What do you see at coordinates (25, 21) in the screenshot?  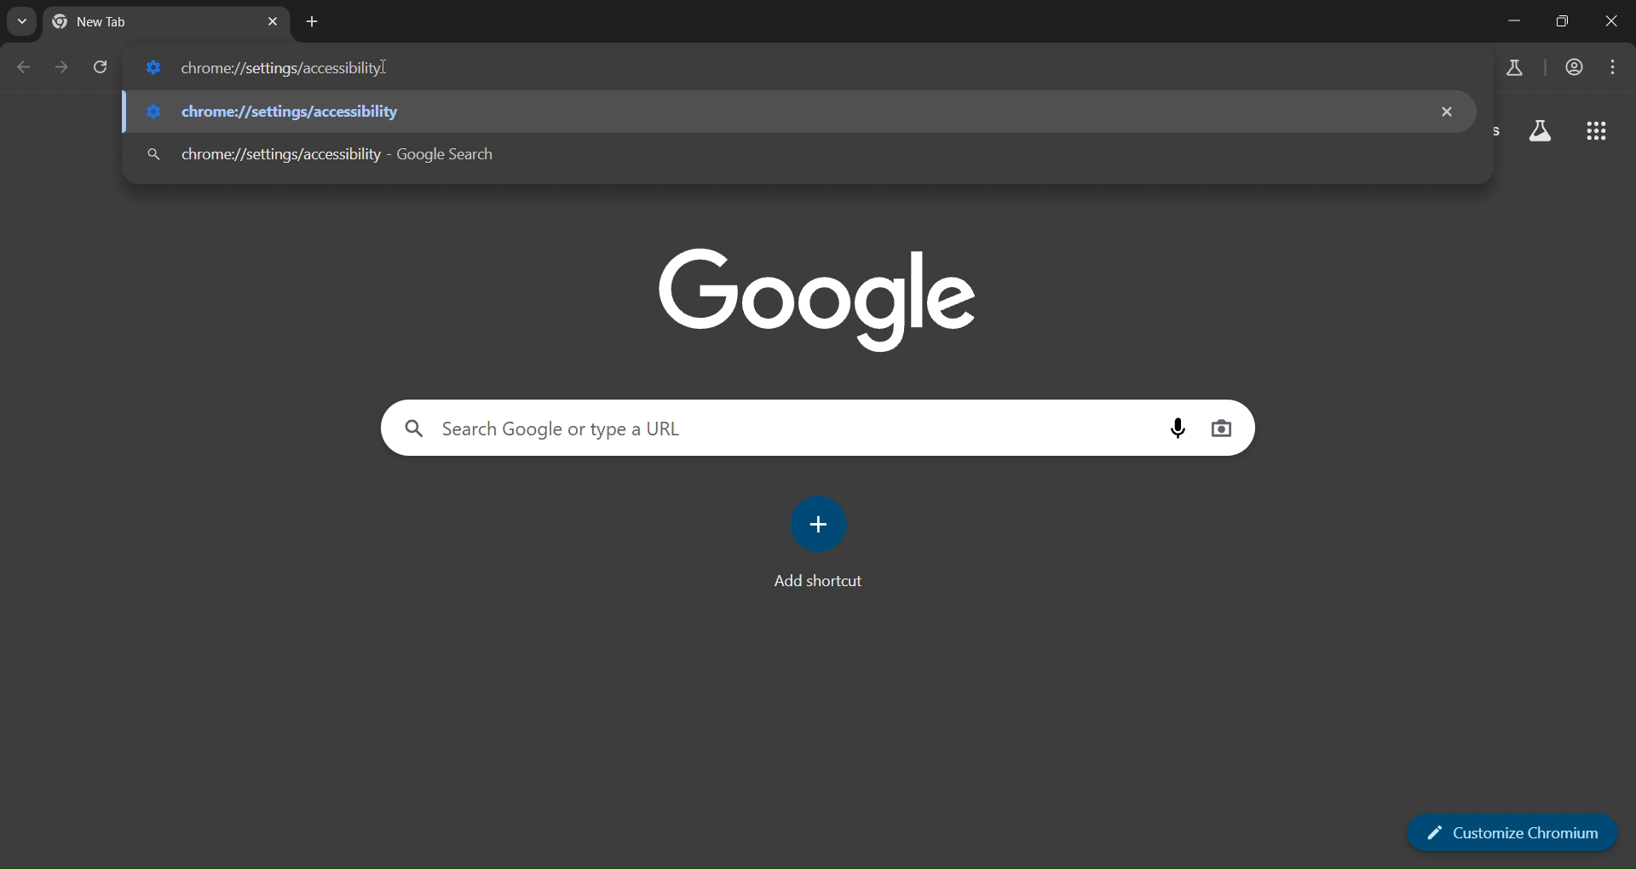 I see `search tabs` at bounding box center [25, 21].